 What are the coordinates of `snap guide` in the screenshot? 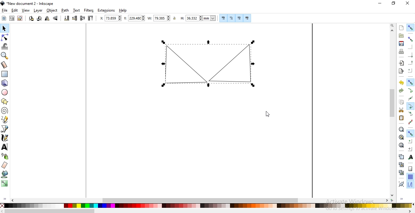 It's located at (411, 185).